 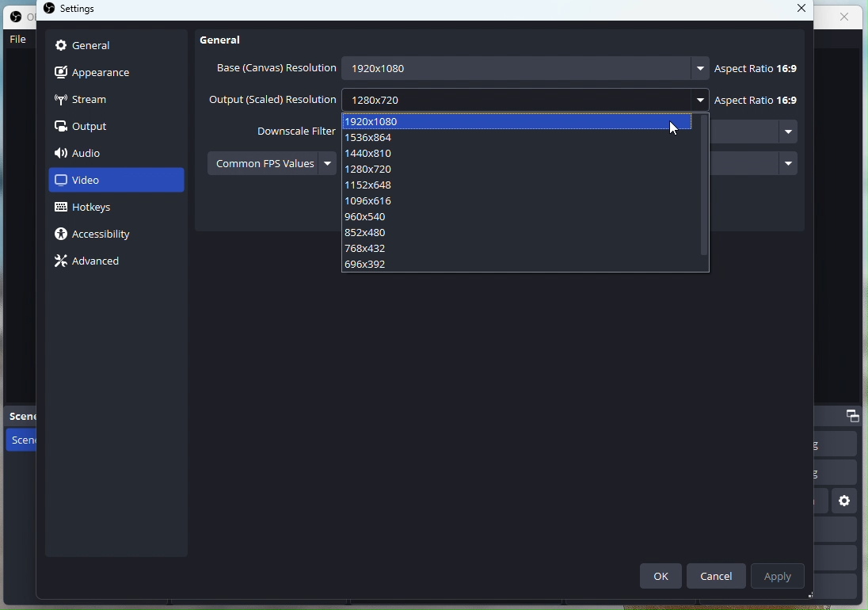 I want to click on Base (Canvas) resolution, so click(x=273, y=68).